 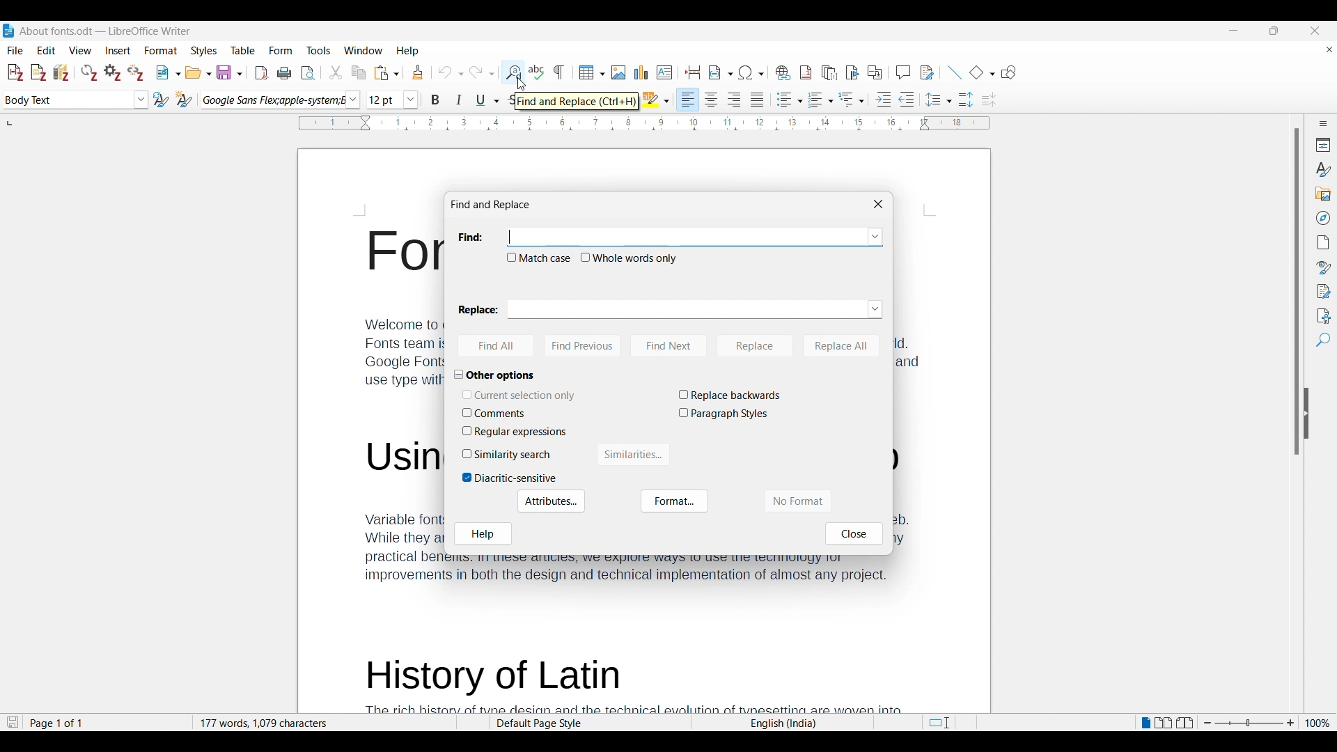 What do you see at coordinates (927, 72) in the screenshot?
I see `Show track changes functions ` at bounding box center [927, 72].